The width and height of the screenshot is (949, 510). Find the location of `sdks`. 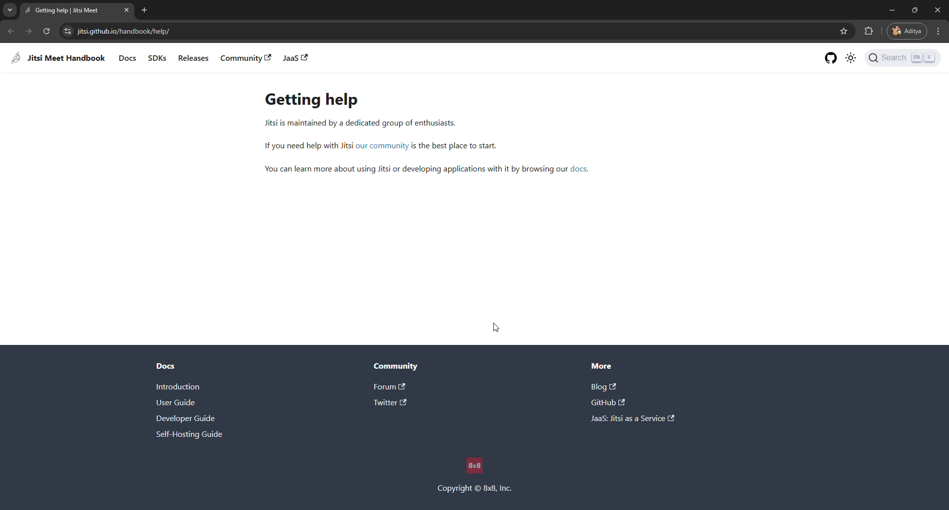

sdks is located at coordinates (157, 58).